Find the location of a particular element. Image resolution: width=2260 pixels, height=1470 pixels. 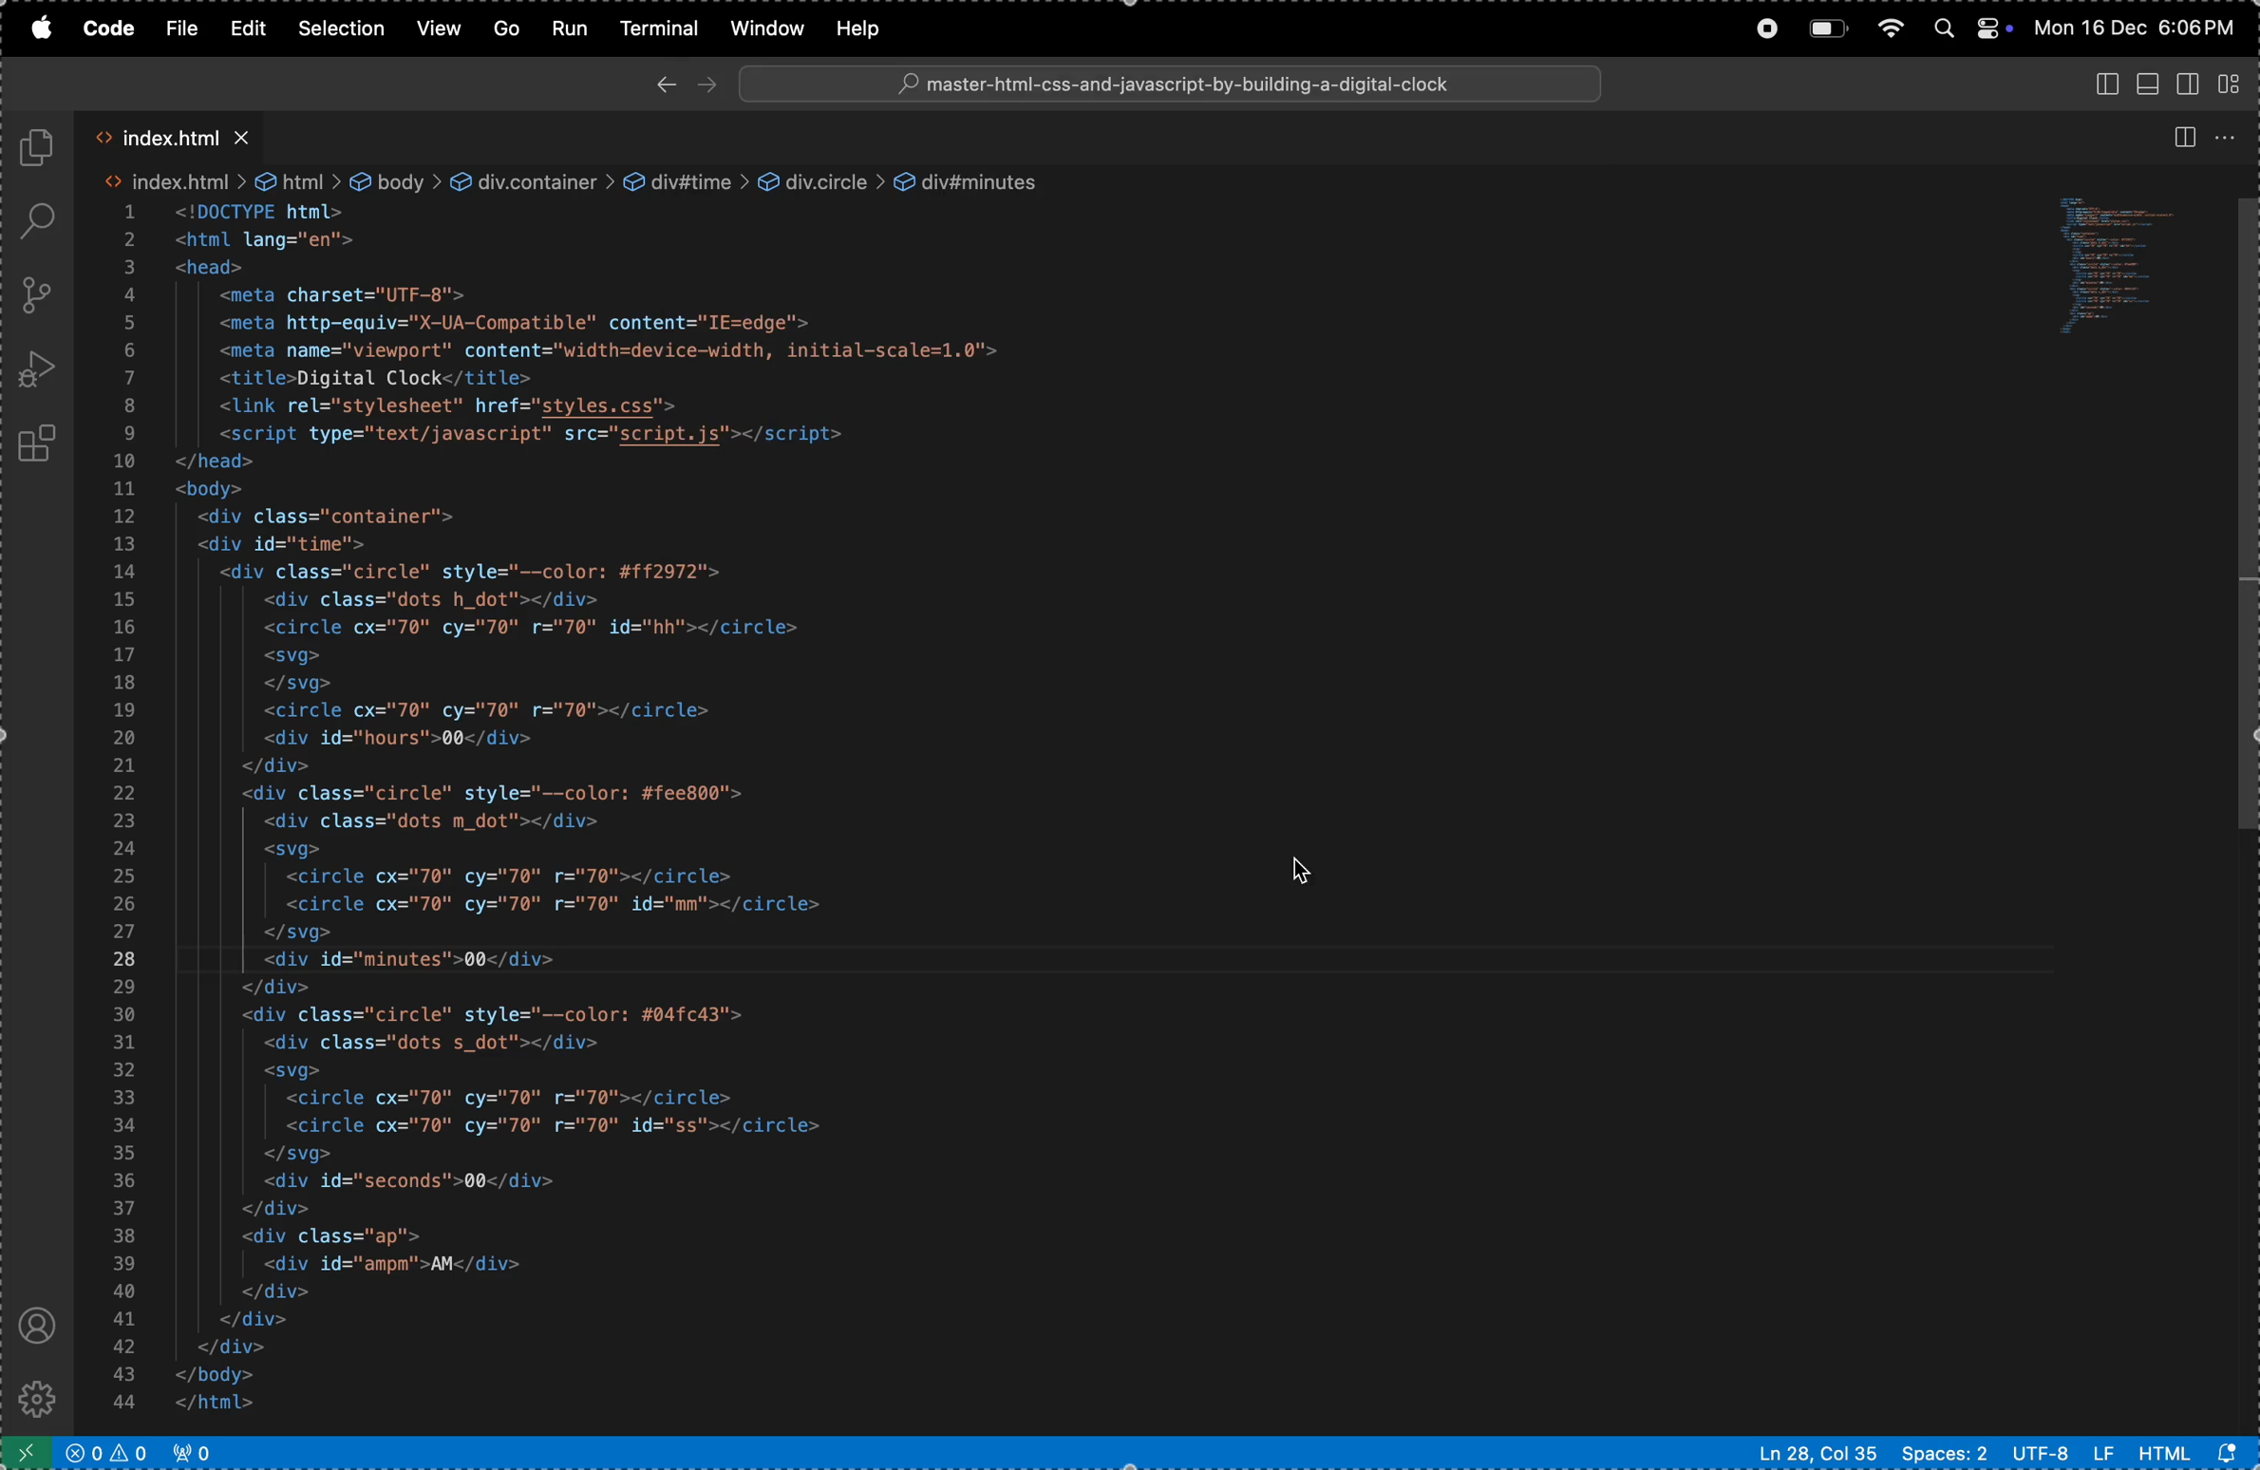

run debug is located at coordinates (39, 370).